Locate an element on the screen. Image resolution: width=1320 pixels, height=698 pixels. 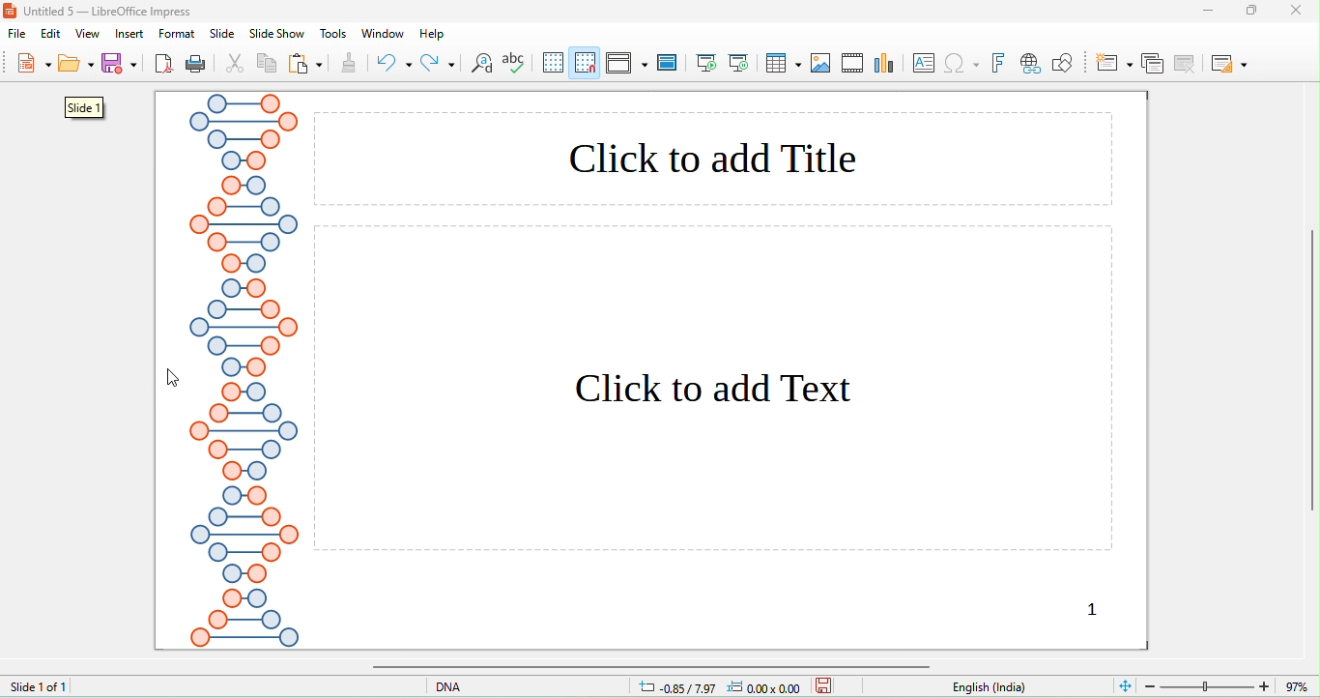
slide1 dialog box is located at coordinates (81, 108).